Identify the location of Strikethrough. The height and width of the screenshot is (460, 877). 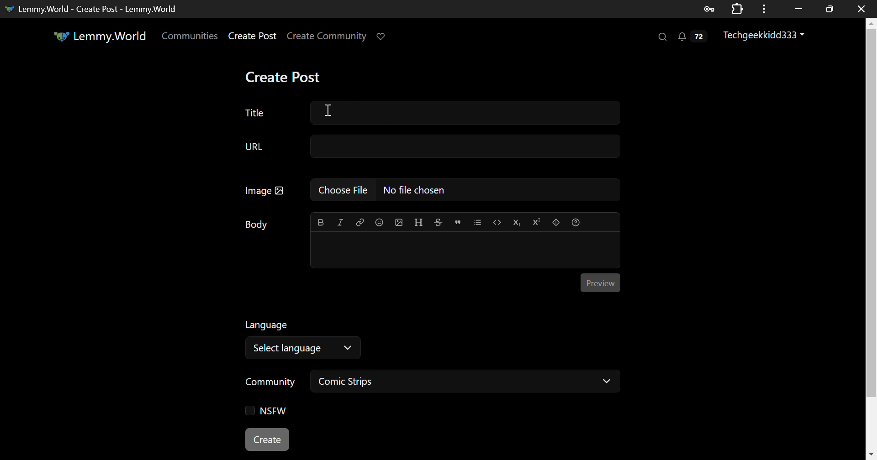
(438, 222).